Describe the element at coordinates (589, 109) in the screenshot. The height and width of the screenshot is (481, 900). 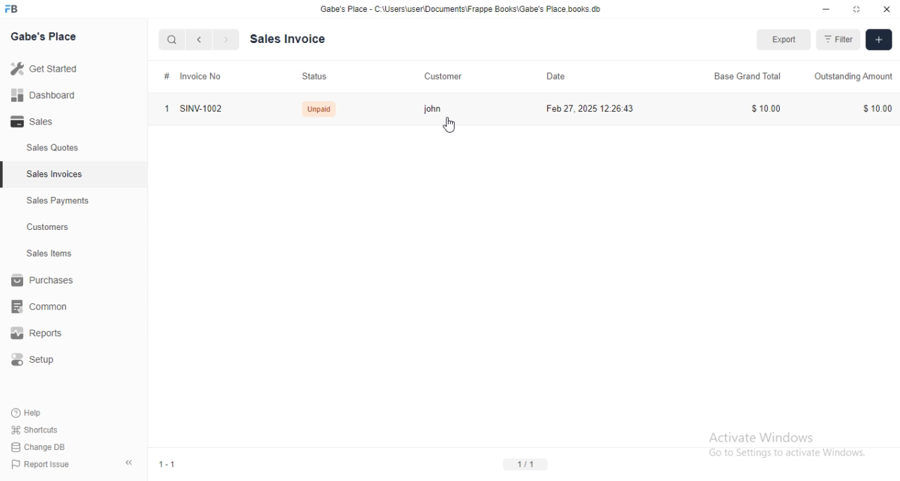
I see `feb 27, 2025 12:26:43` at that location.